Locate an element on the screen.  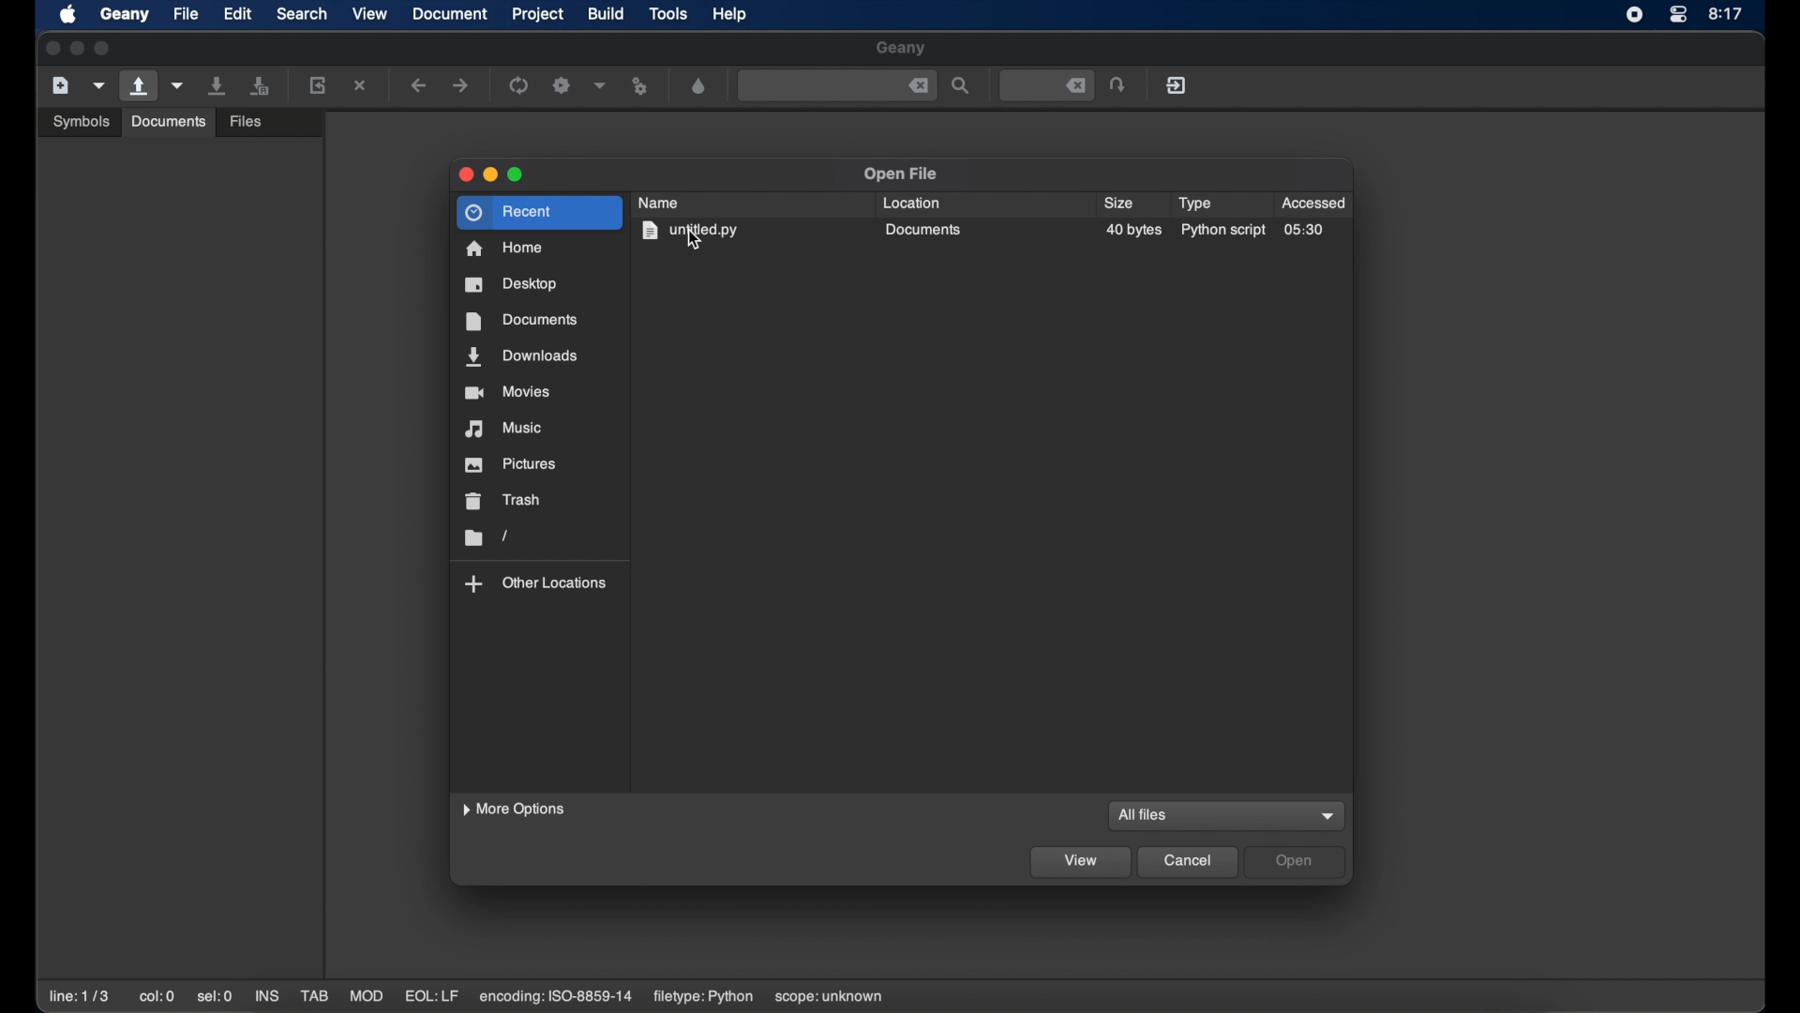
project is located at coordinates (538, 14).